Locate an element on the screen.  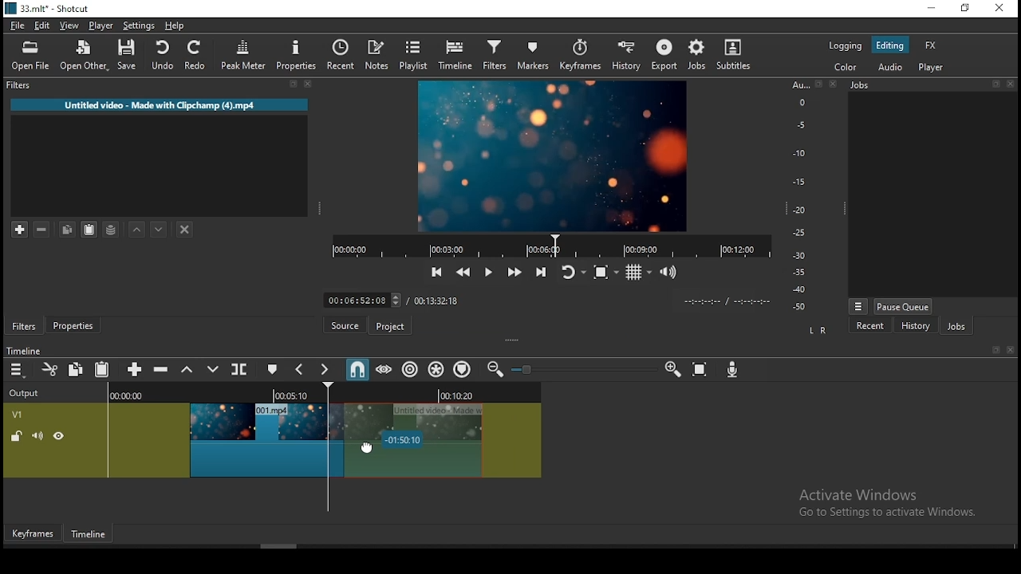
undo is located at coordinates (164, 56).